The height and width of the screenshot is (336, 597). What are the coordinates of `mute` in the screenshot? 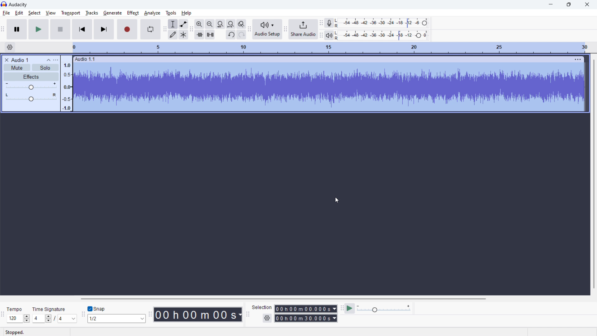 It's located at (17, 68).